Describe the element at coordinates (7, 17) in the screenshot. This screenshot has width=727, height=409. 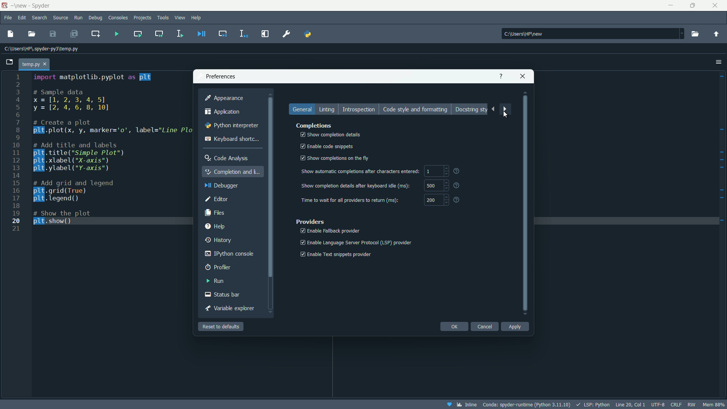
I see `file` at that location.